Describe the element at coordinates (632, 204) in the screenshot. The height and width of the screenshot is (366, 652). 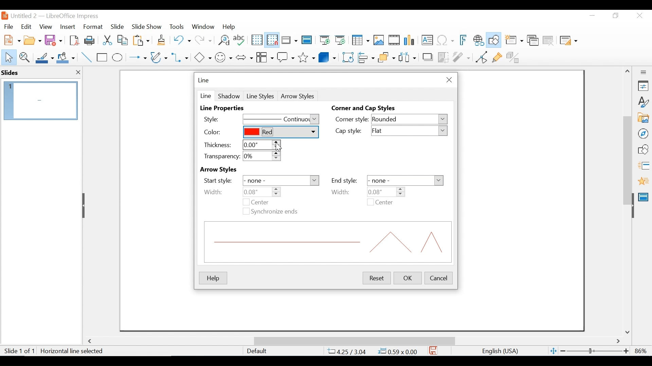
I see `Hide` at that location.